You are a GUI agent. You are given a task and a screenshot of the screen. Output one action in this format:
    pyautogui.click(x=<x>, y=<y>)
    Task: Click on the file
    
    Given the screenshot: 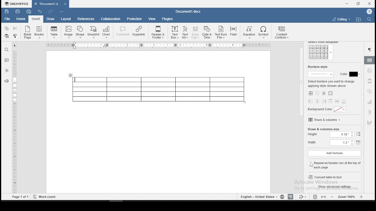 What is the action you would take?
    pyautogui.click(x=8, y=19)
    